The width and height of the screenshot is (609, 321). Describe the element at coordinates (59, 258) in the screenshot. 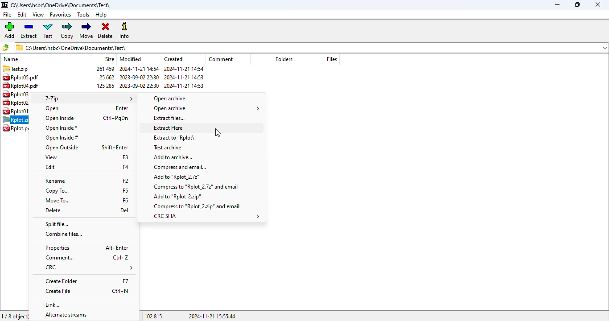

I see `comment` at that location.